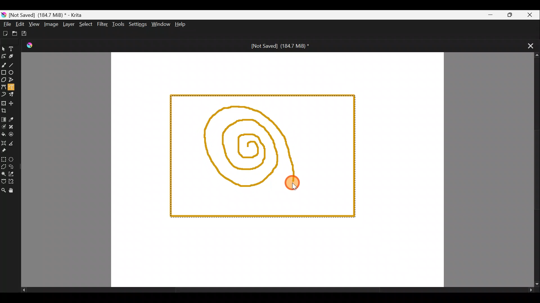 This screenshot has width=540, height=303. Describe the element at coordinates (3, 80) in the screenshot. I see `Polygon tool` at that location.